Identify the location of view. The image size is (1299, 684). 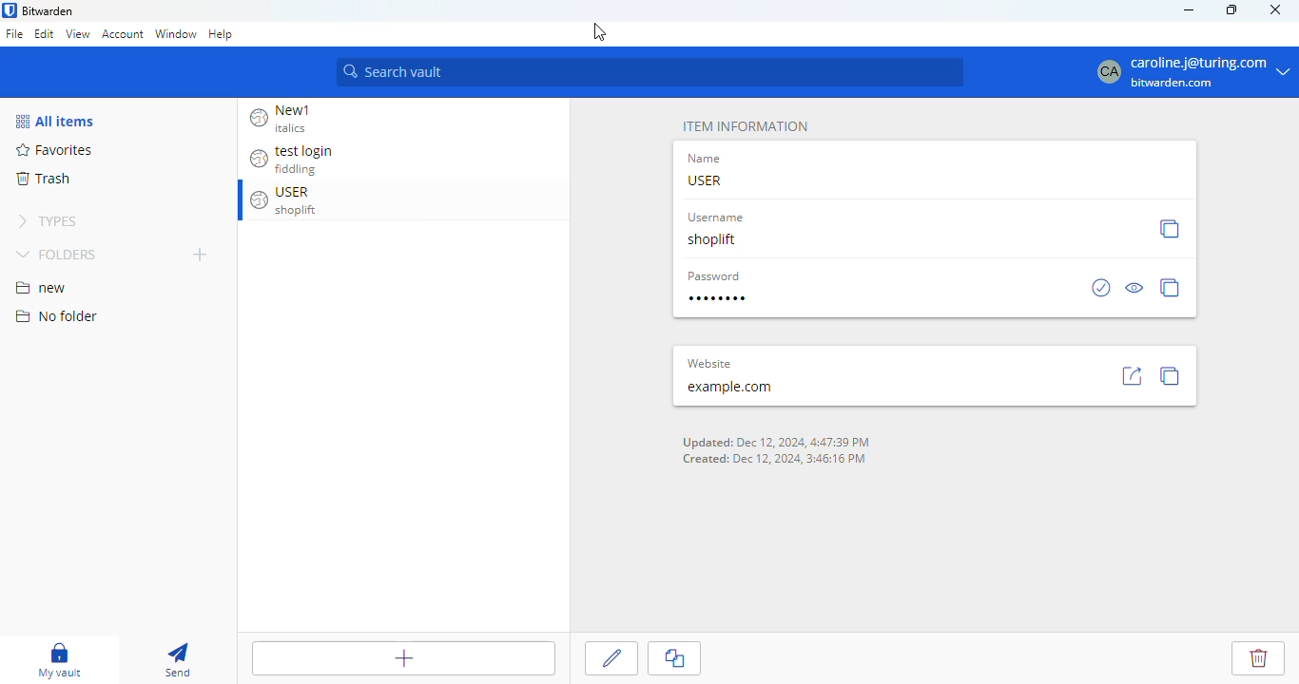
(1136, 288).